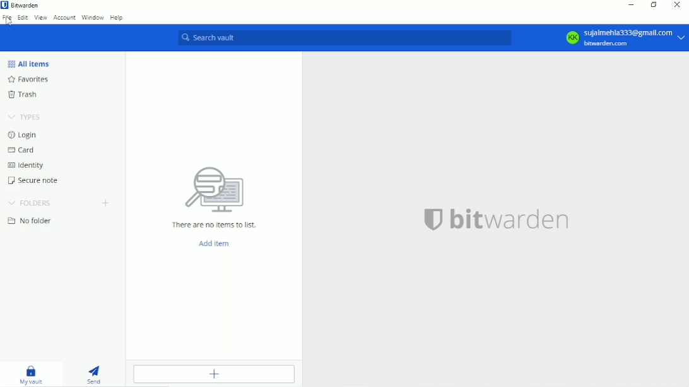  I want to click on Search vault, so click(346, 37).